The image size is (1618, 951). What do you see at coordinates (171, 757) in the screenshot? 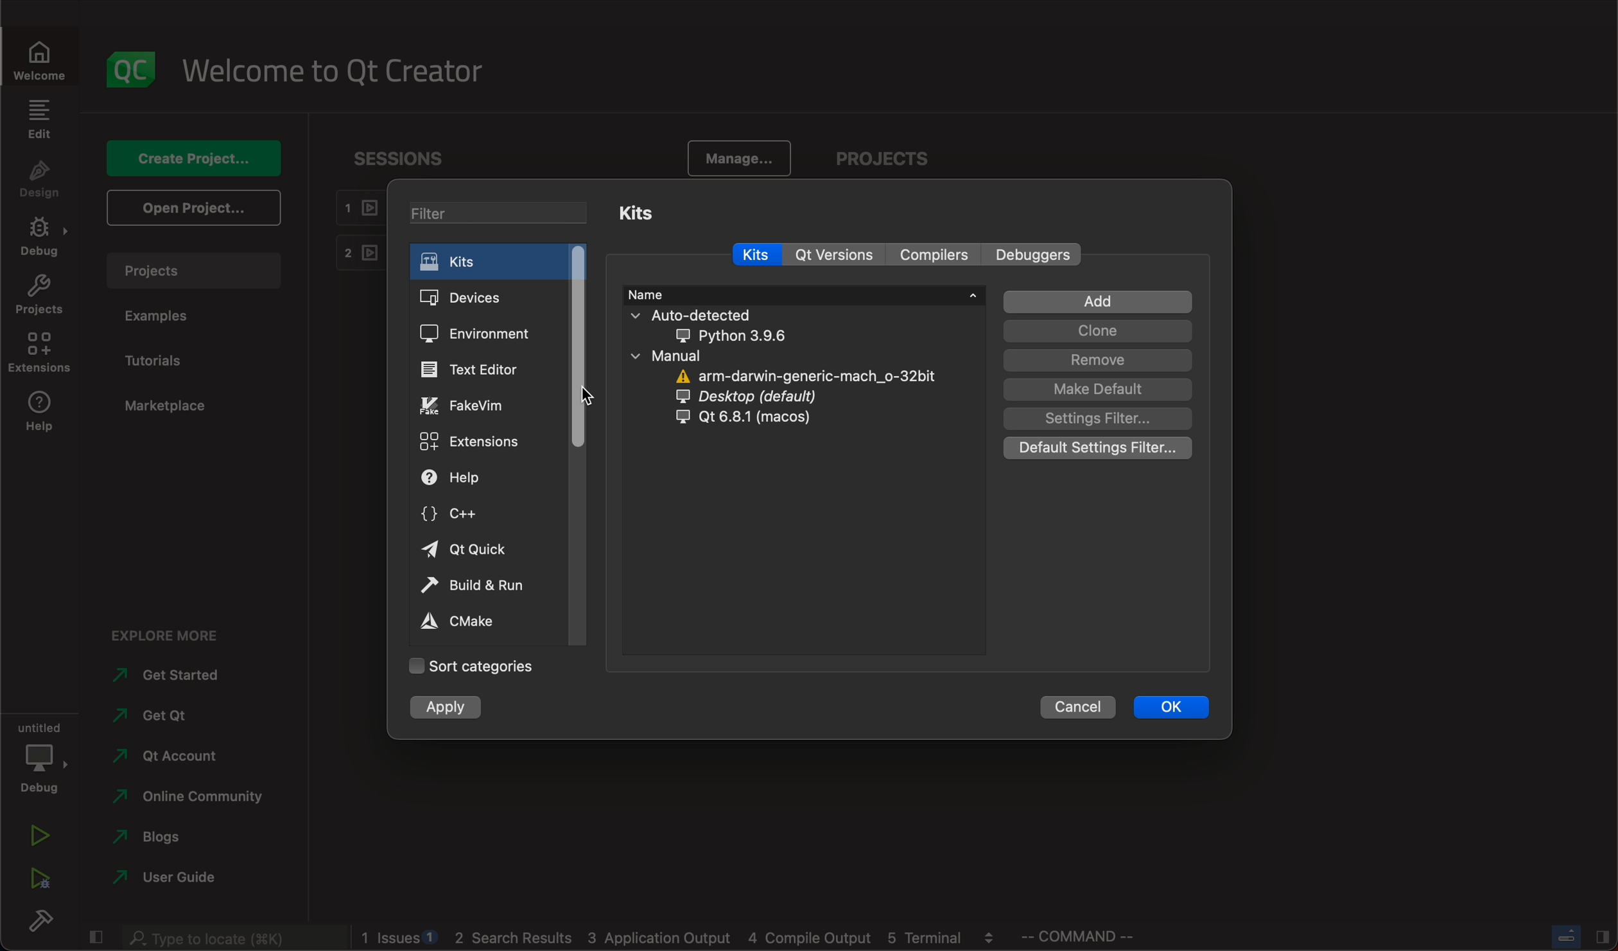
I see `account` at bounding box center [171, 757].